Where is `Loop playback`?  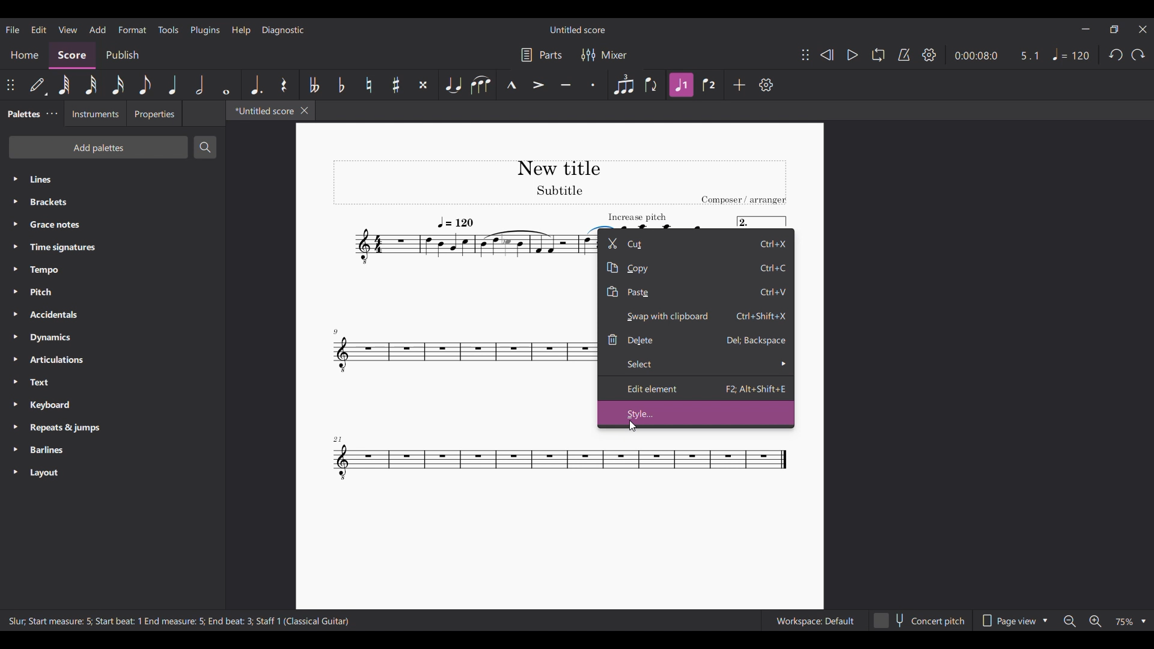
Loop playback is located at coordinates (878, 55).